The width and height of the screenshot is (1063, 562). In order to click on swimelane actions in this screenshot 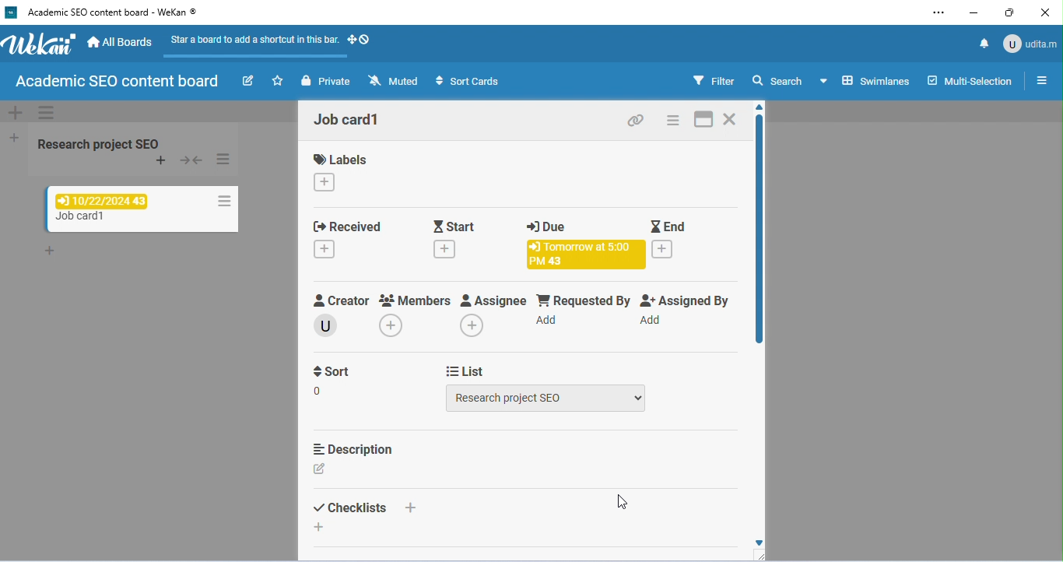, I will do `click(47, 114)`.